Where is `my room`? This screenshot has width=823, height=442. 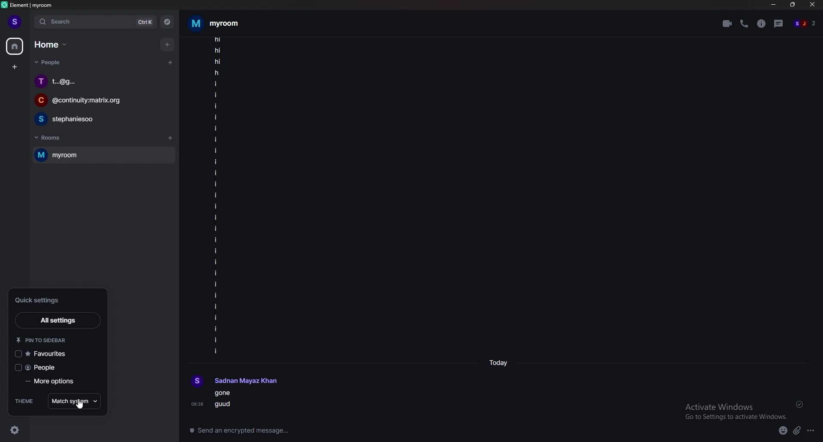
my room is located at coordinates (103, 155).